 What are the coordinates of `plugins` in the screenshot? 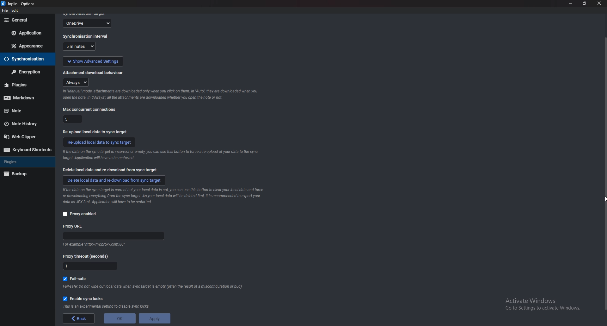 It's located at (22, 85).